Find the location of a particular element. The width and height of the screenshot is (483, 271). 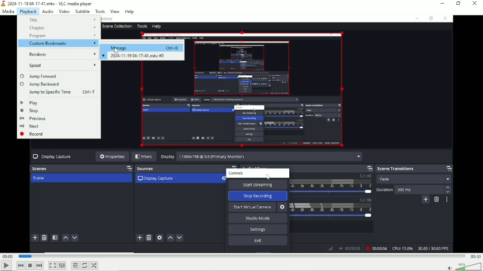

Minimize is located at coordinates (441, 3).